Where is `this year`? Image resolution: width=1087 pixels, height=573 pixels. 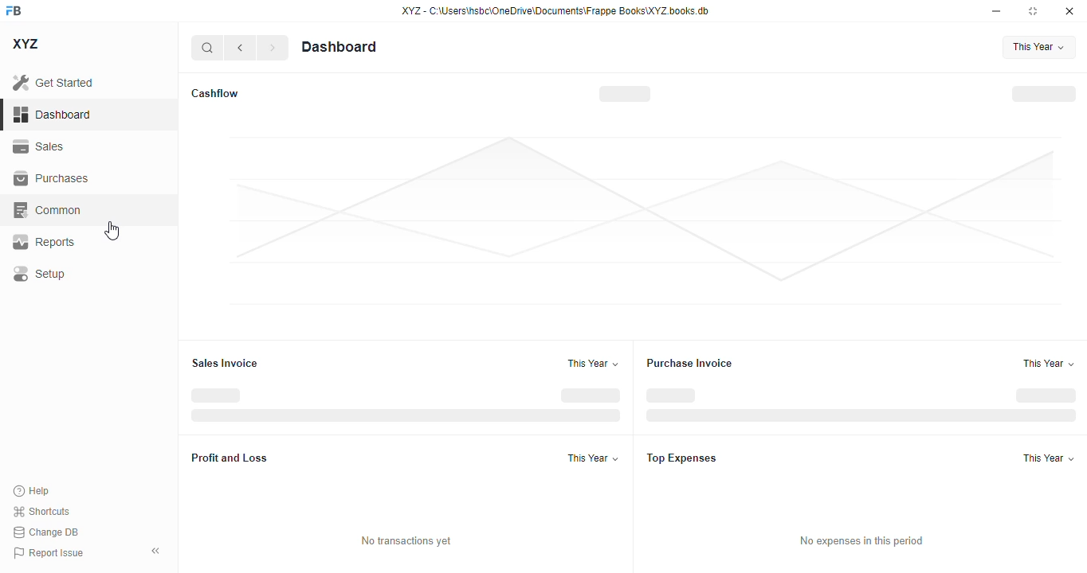
this year is located at coordinates (592, 364).